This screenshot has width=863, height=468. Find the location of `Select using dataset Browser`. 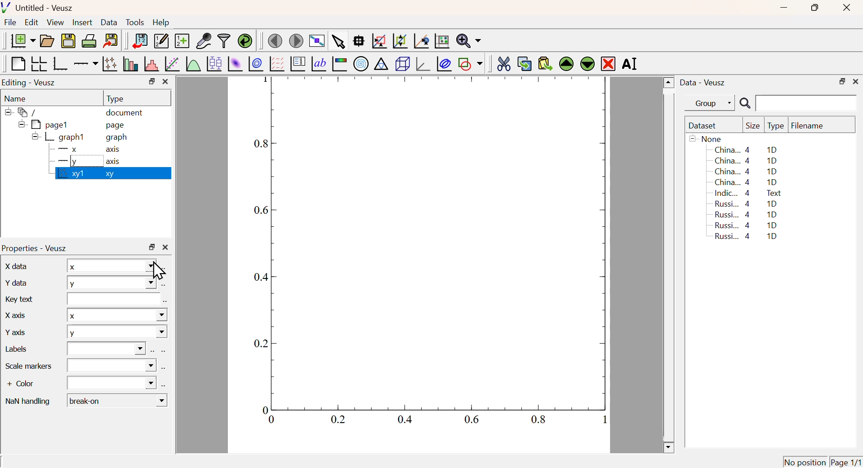

Select using dataset Browser is located at coordinates (163, 352).